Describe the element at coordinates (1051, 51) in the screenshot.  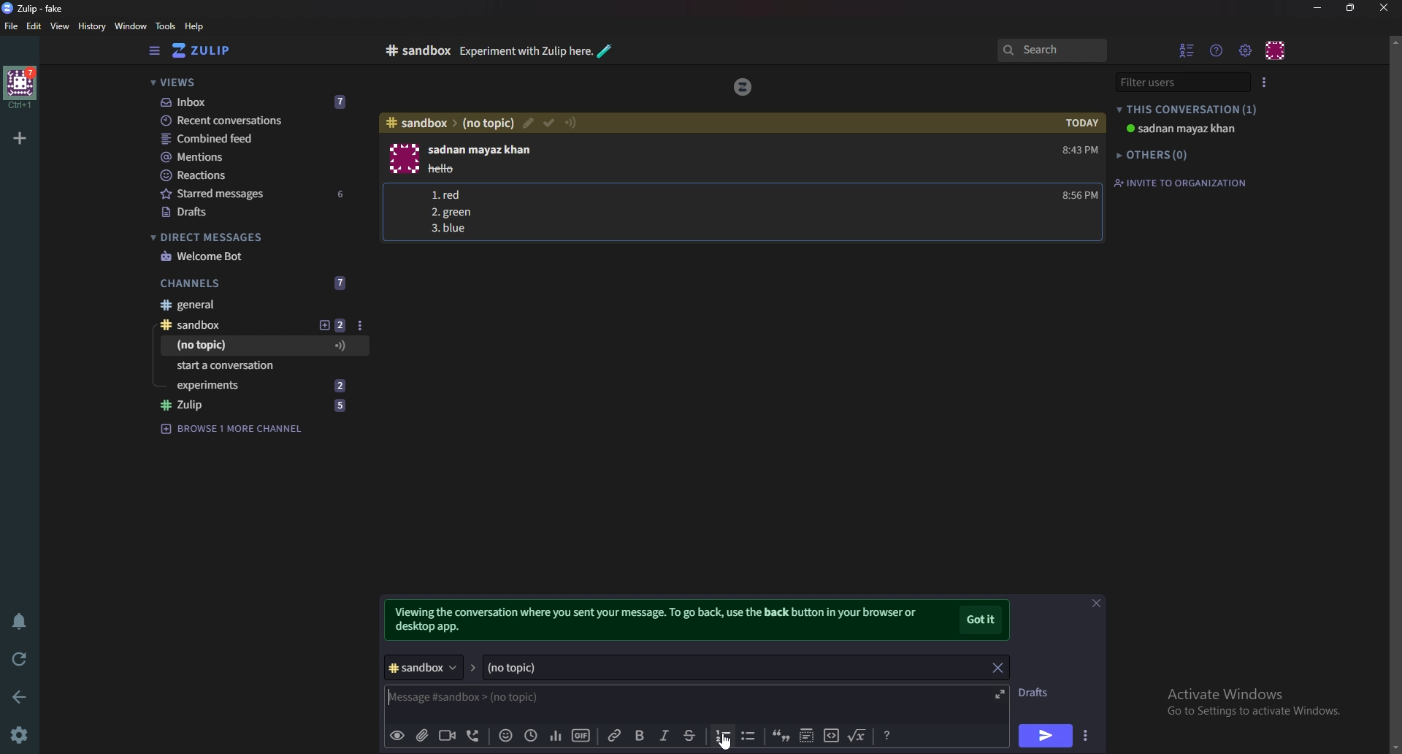
I see `search` at that location.